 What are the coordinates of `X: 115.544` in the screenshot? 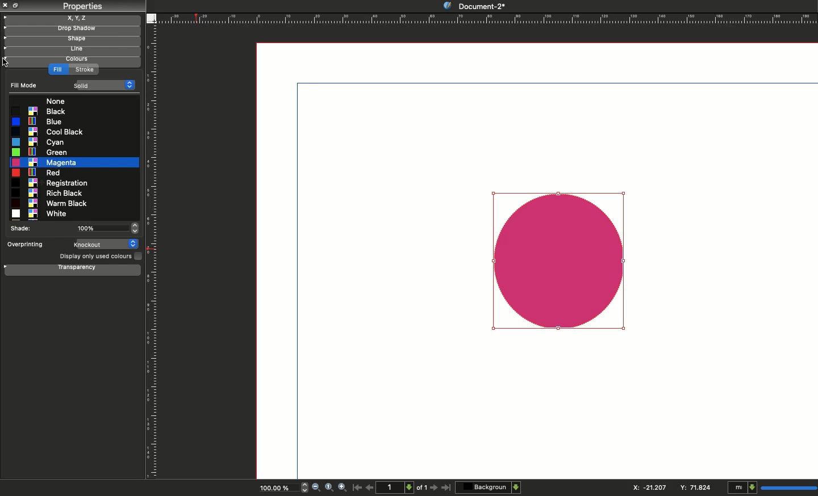 It's located at (646, 487).